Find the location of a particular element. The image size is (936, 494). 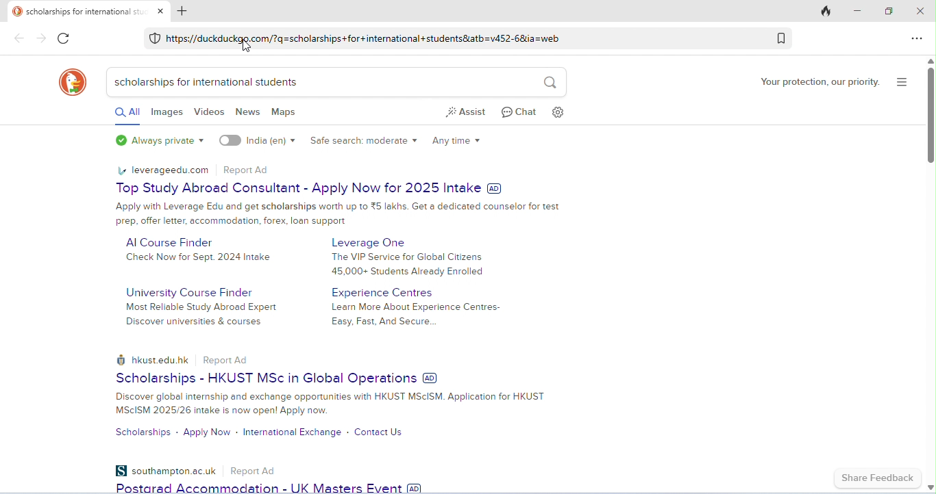

Check Now for Sept. 2024 Intake is located at coordinates (202, 259).